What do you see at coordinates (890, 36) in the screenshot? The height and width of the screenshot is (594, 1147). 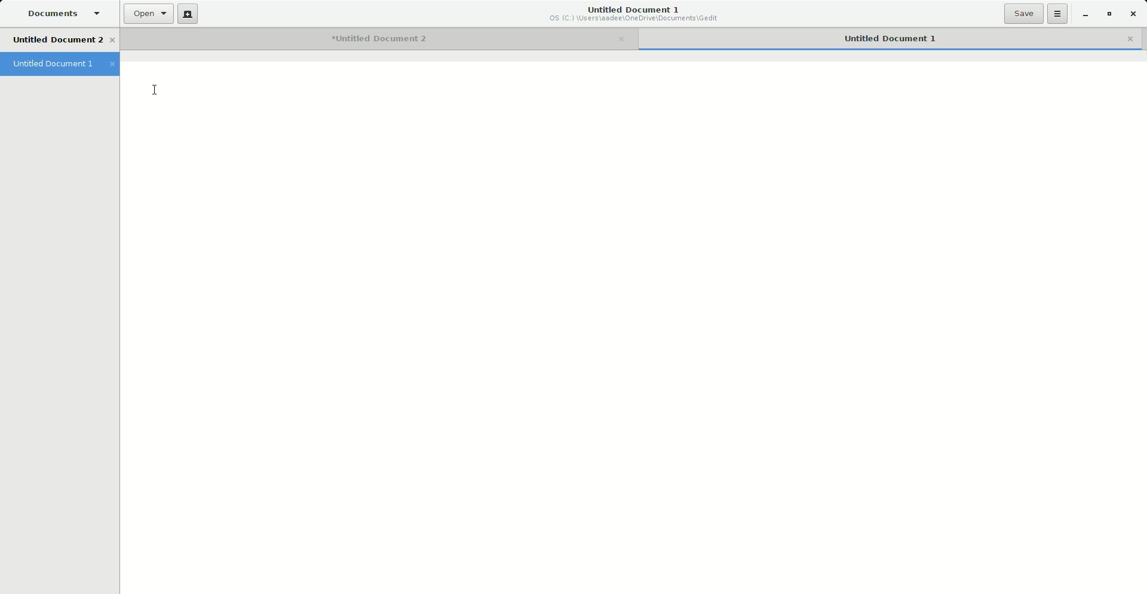 I see `Untitled Document 1` at bounding box center [890, 36].